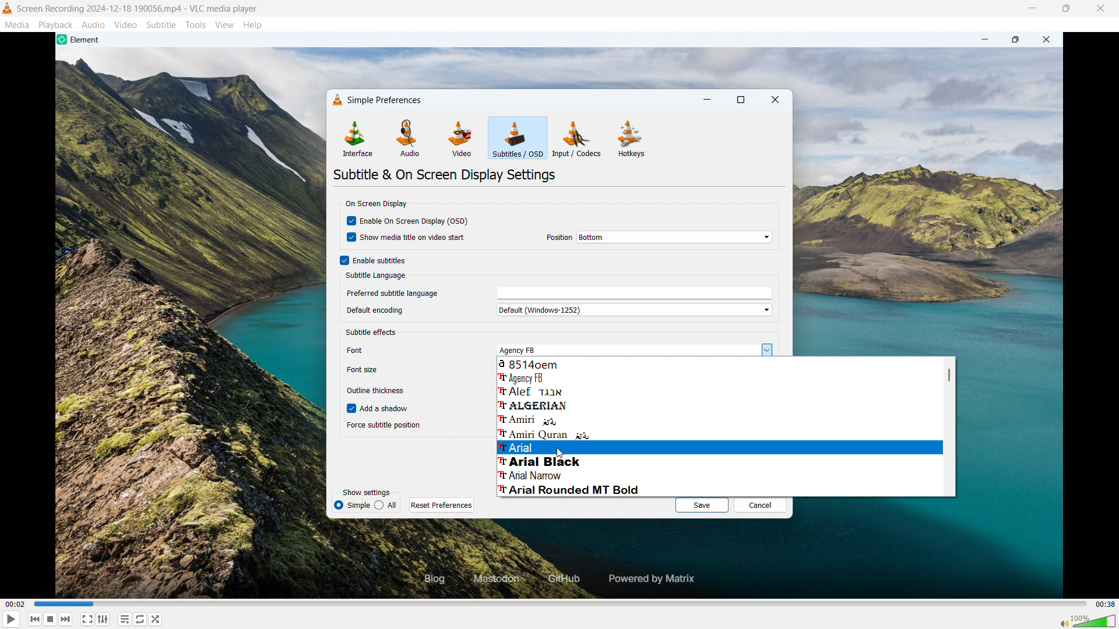  I want to click on Default encoding, so click(386, 310).